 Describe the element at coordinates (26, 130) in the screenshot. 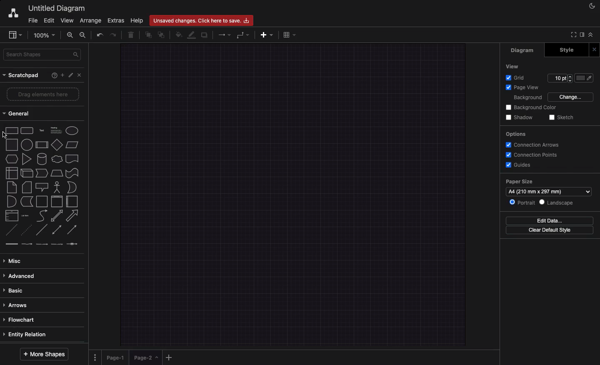

I see `rounded rectangle` at that location.